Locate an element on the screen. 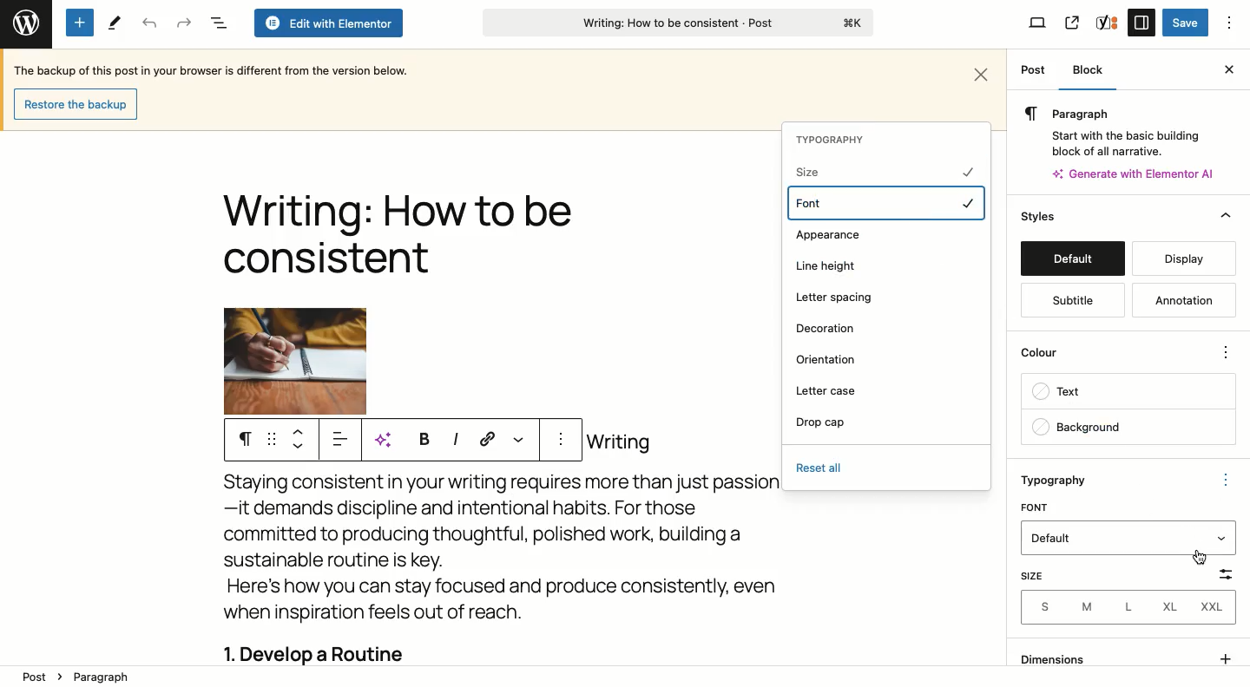 Image resolution: width=1250 pixels, height=687 pixels. AI is located at coordinates (389, 440).